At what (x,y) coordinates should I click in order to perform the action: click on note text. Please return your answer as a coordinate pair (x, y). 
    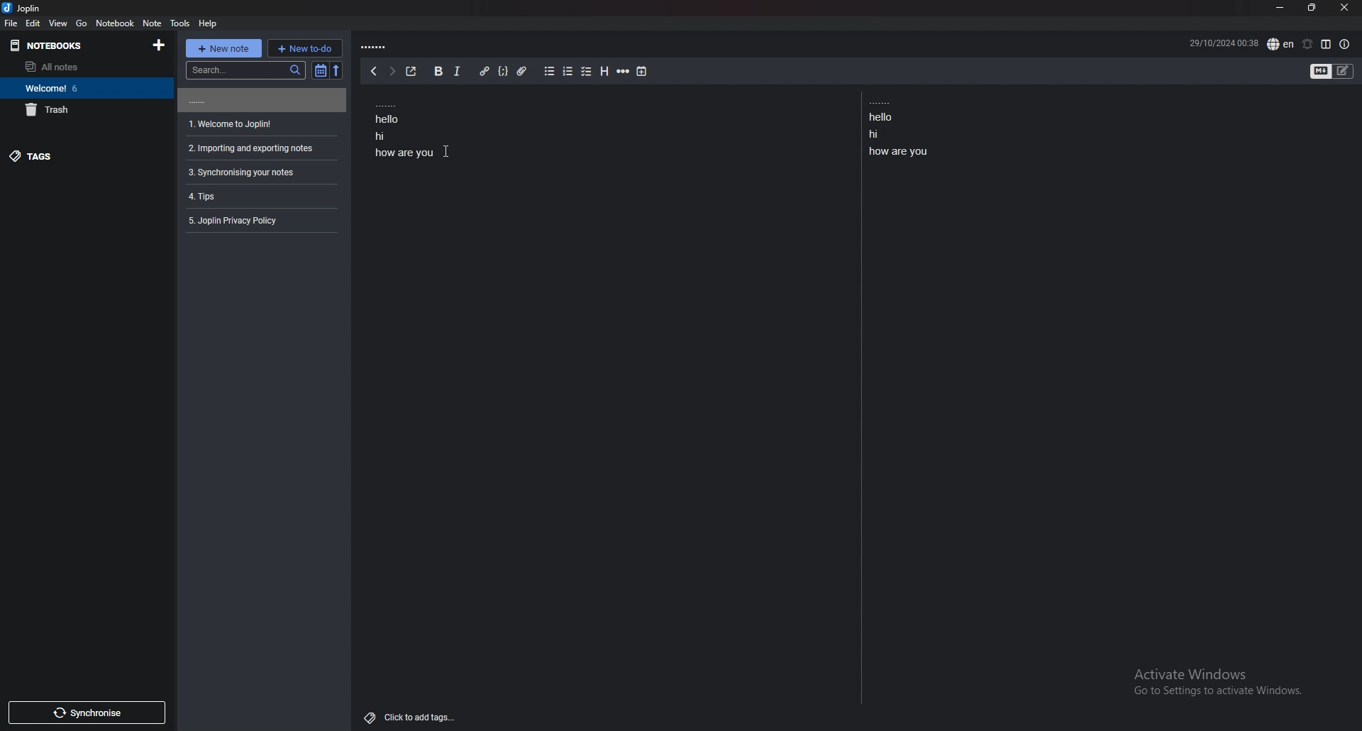
    Looking at the image, I should click on (406, 128).